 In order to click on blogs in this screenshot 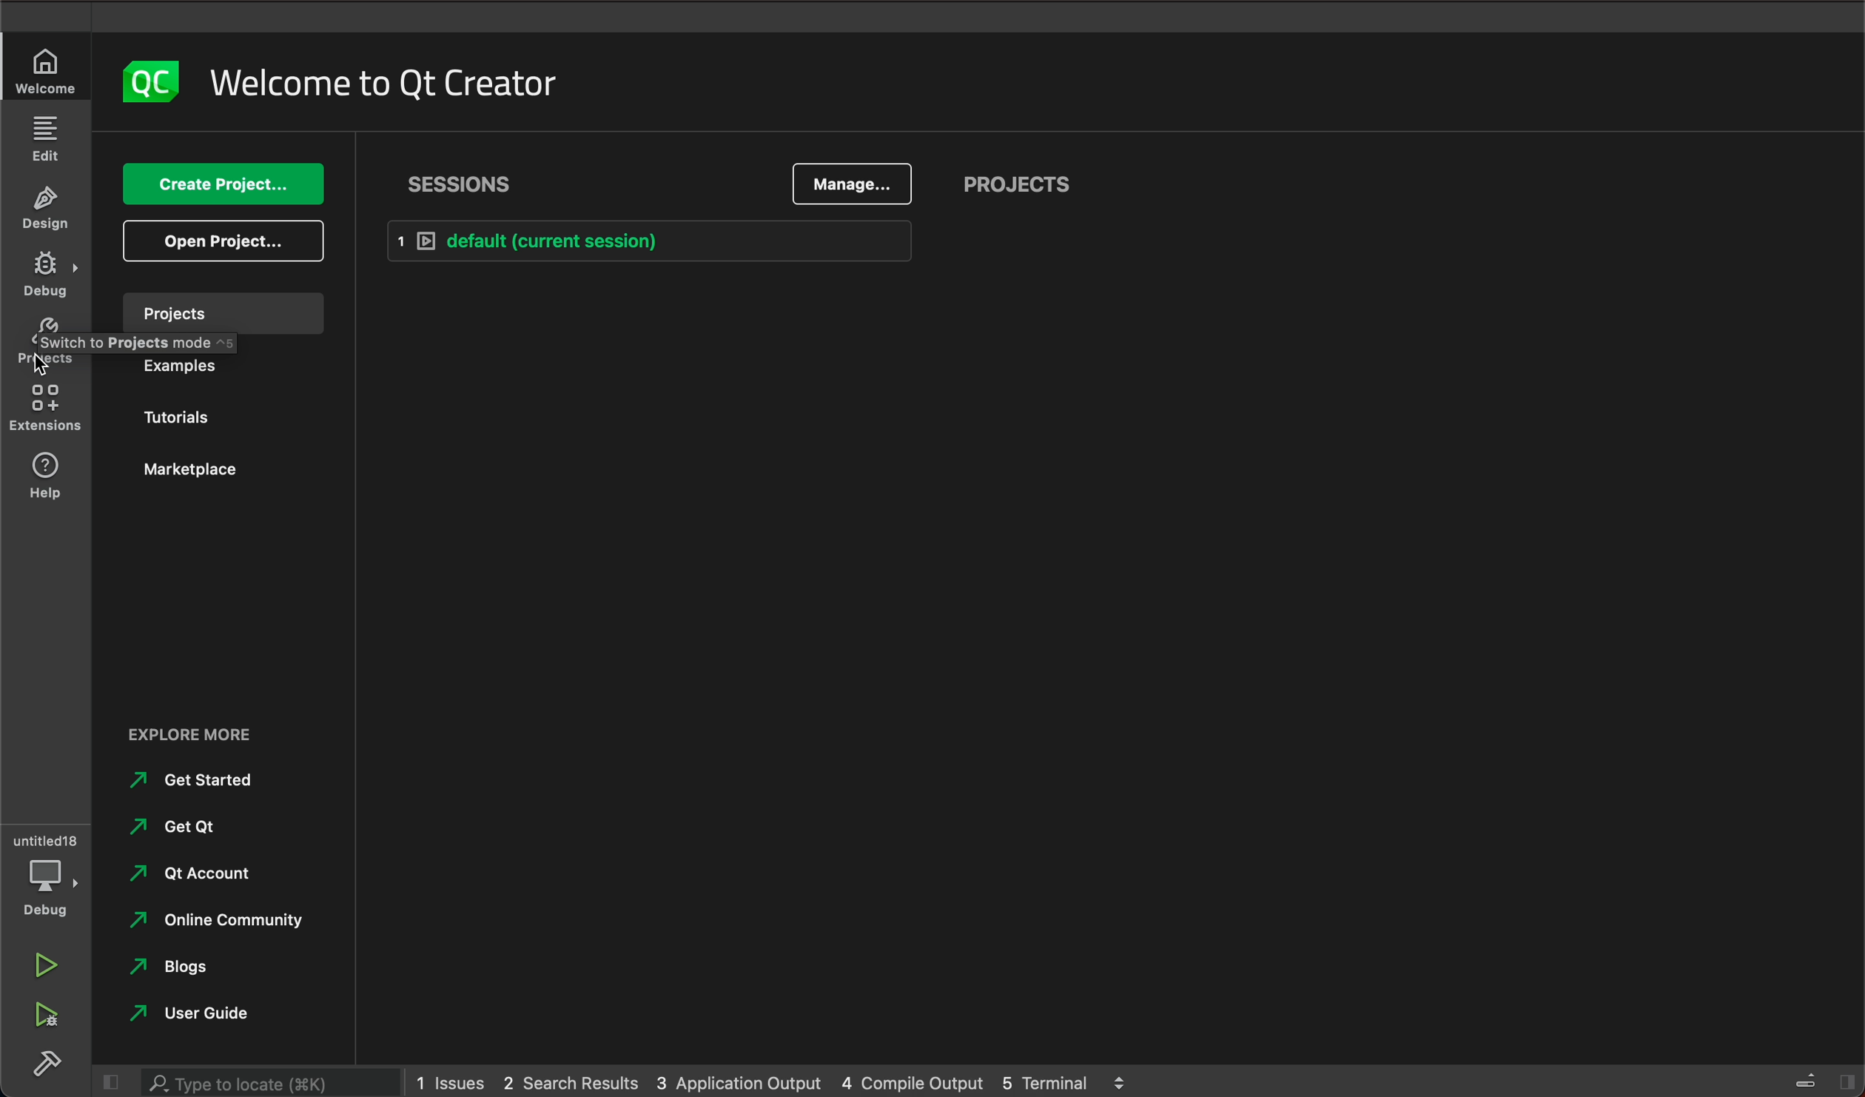, I will do `click(175, 967)`.